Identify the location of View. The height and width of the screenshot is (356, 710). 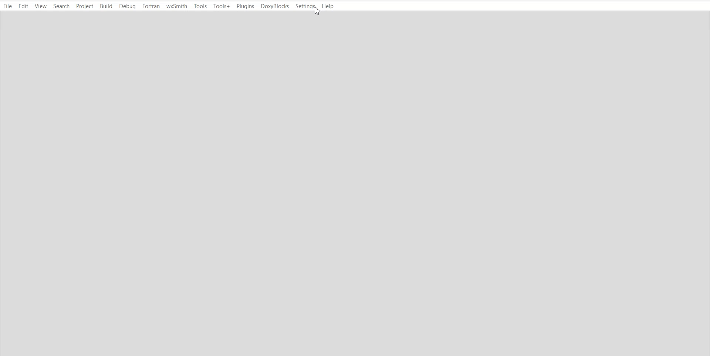
(41, 6).